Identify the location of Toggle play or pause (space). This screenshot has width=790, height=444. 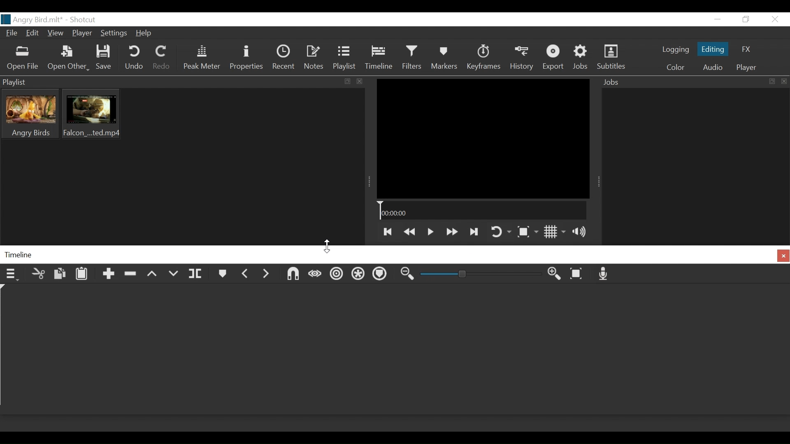
(430, 232).